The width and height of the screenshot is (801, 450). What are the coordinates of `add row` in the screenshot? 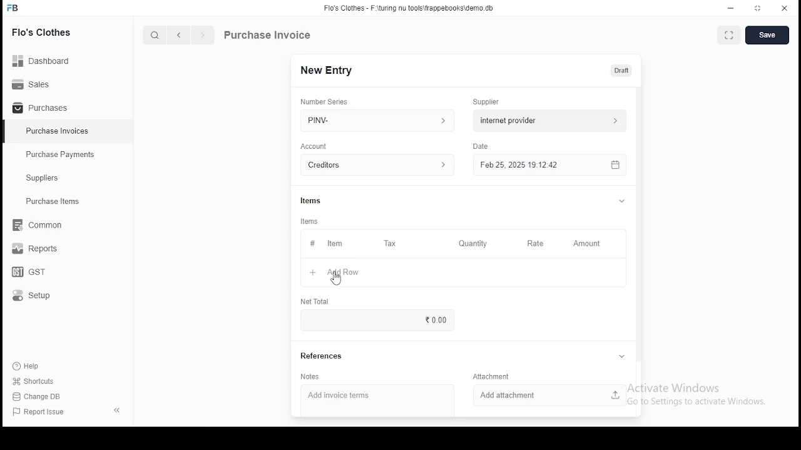 It's located at (345, 272).